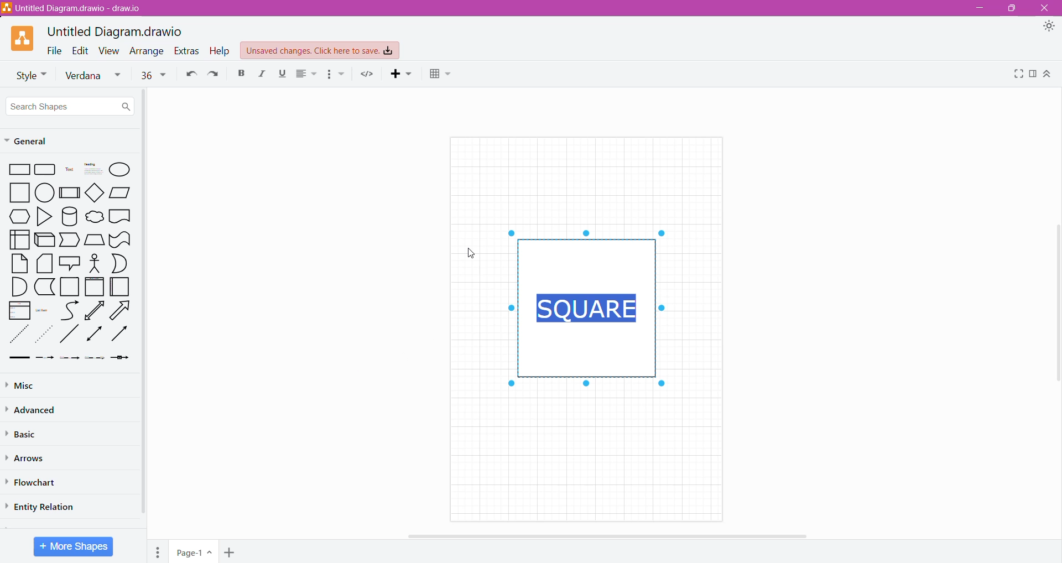 The width and height of the screenshot is (1062, 563). I want to click on Dashed Arrow, so click(44, 360).